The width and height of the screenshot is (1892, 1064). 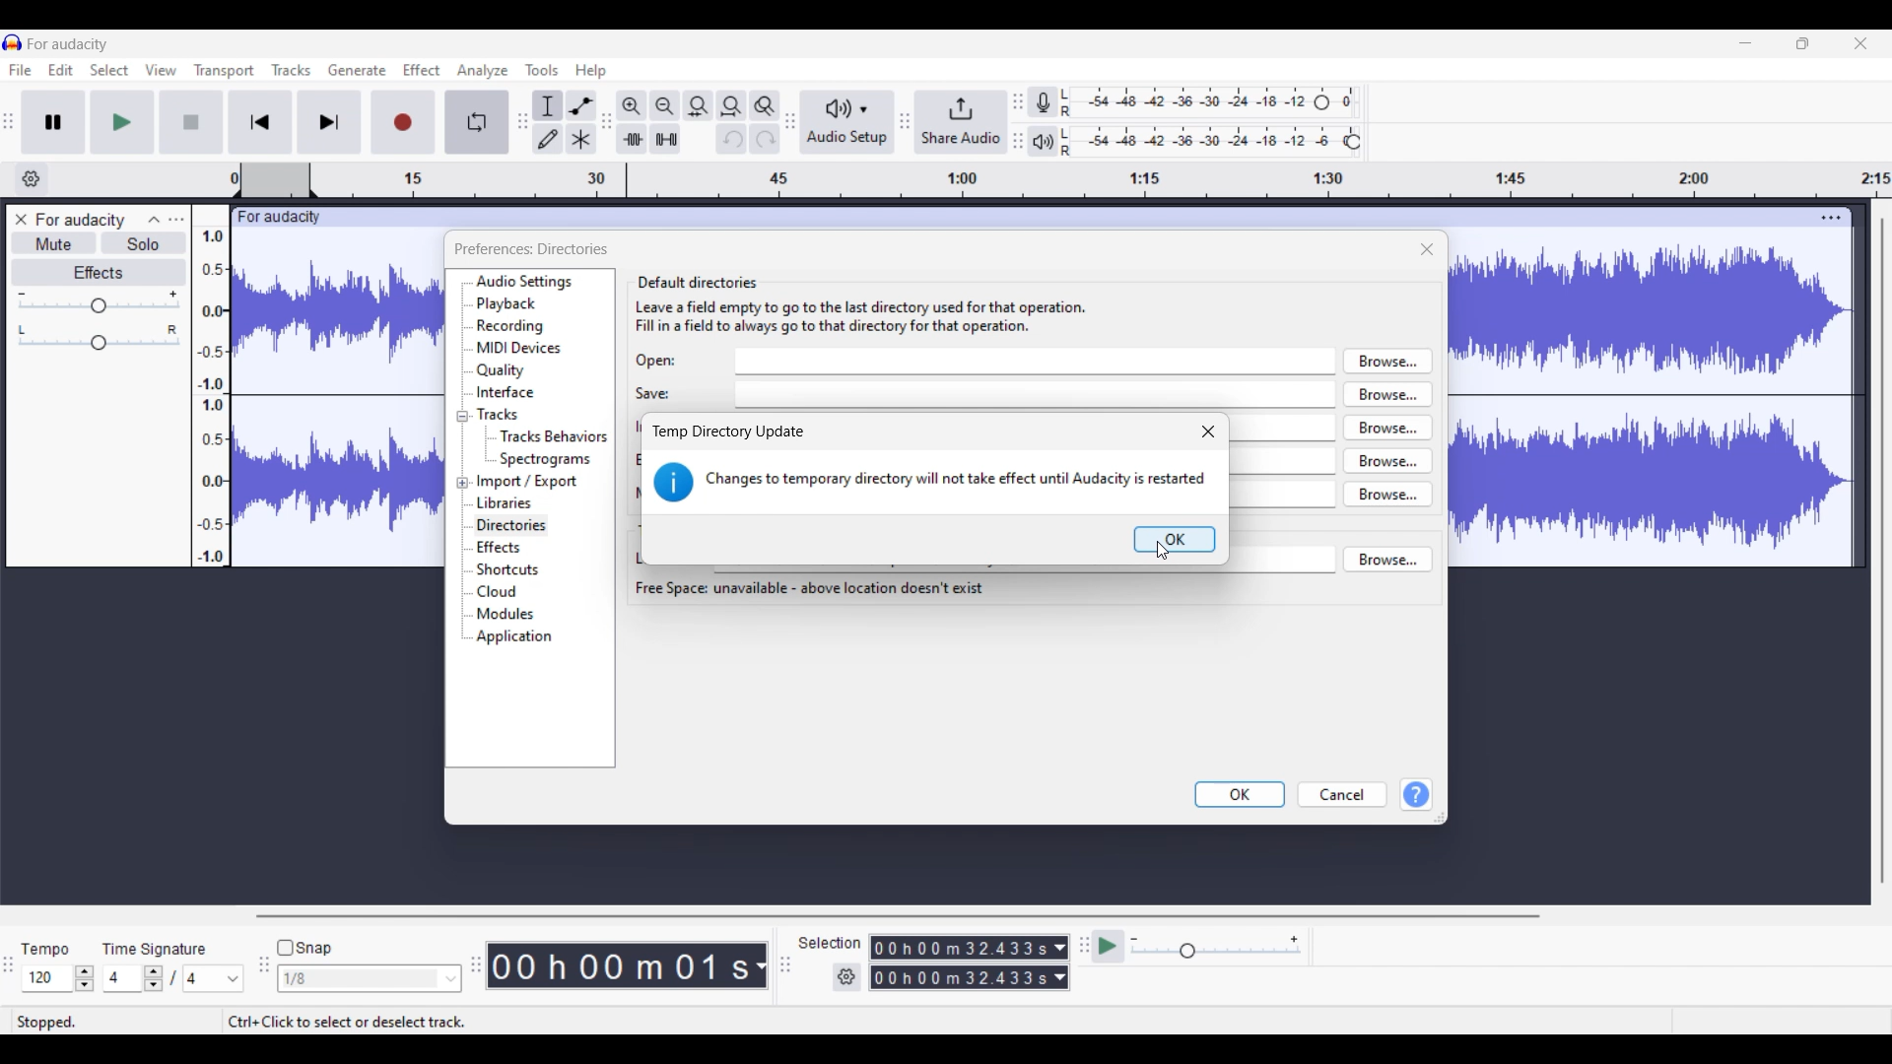 I want to click on Input tempo, so click(x=46, y=978).